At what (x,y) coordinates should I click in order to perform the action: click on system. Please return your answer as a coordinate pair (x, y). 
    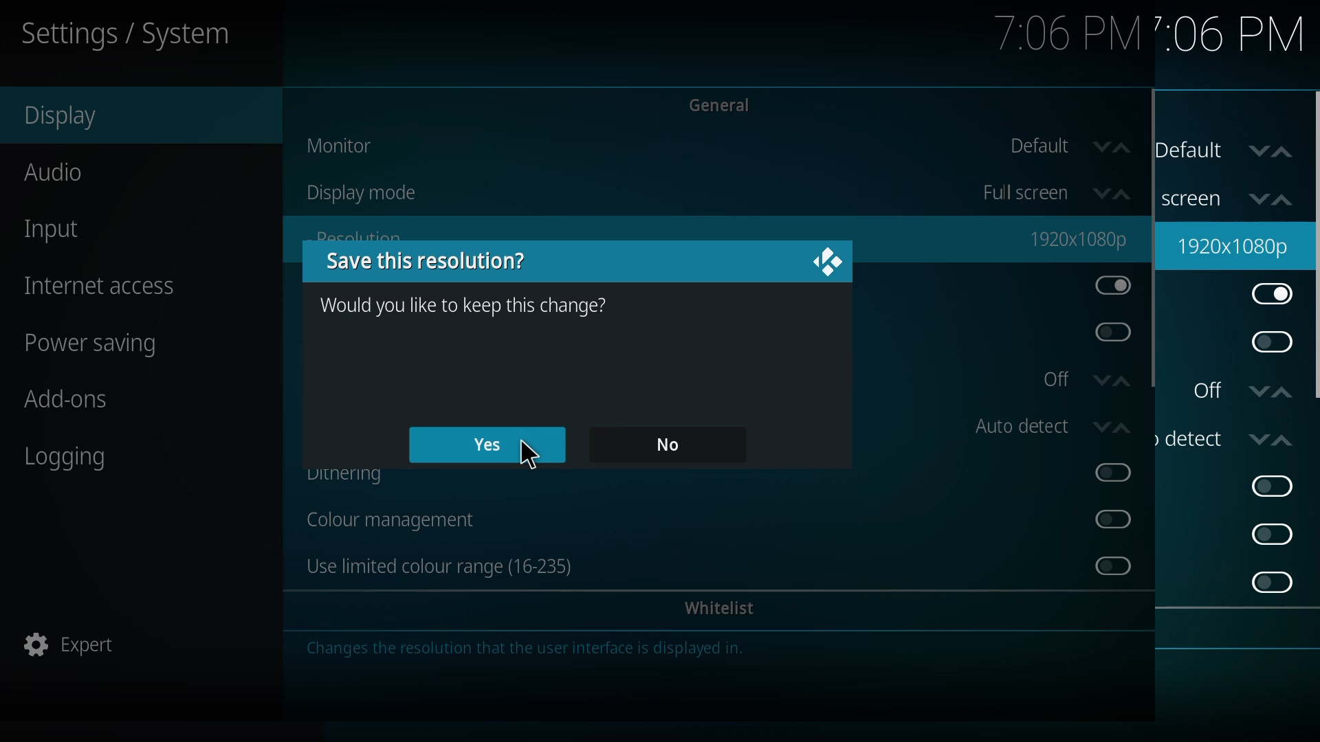
    Looking at the image, I should click on (155, 34).